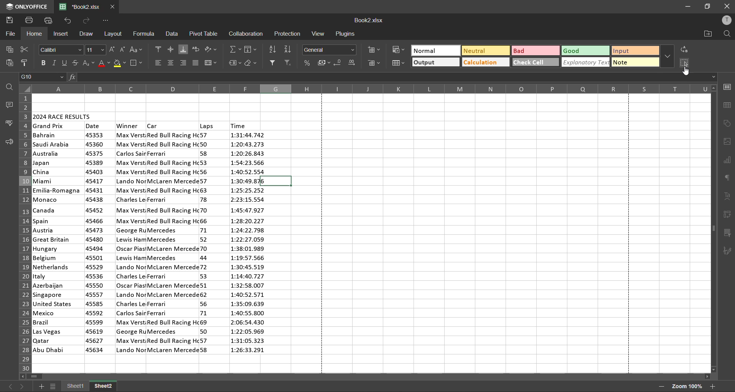  Describe the element at coordinates (728, 233) in the screenshot. I see `slicer` at that location.